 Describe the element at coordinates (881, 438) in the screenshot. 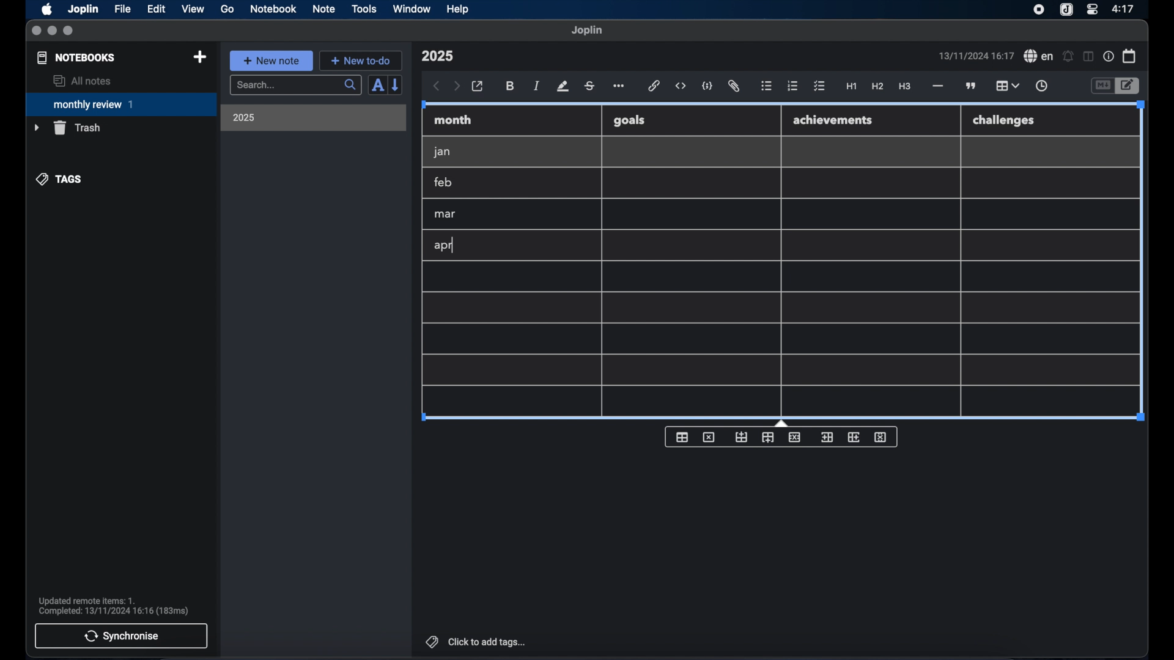

I see `delete column` at that location.